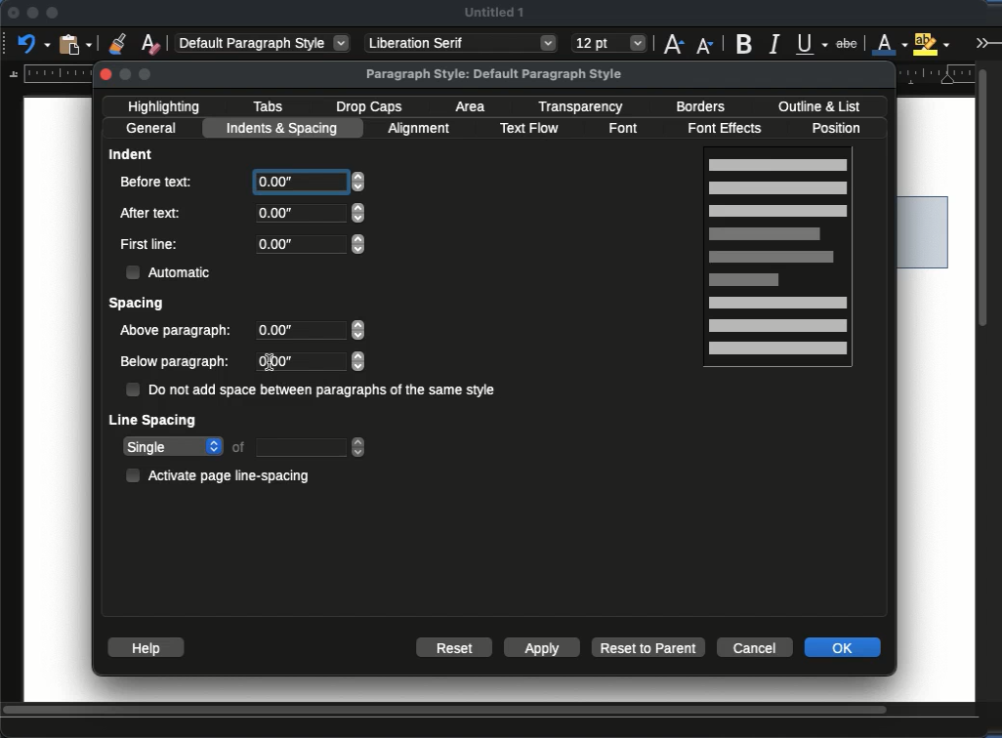 Image resolution: width=1002 pixels, height=738 pixels. Describe the element at coordinates (145, 647) in the screenshot. I see `help` at that location.